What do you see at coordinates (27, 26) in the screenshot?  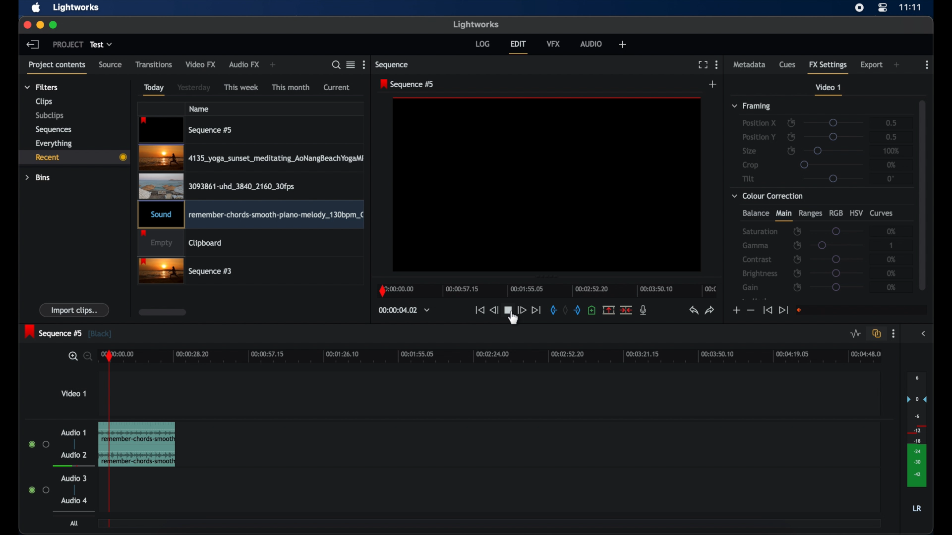 I see `close` at bounding box center [27, 26].